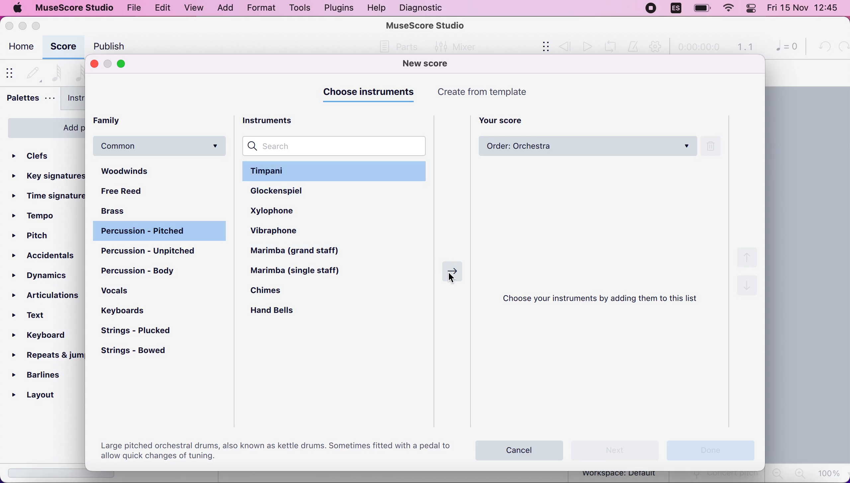 Image resolution: width=850 pixels, height=483 pixels. I want to click on Mixer, so click(453, 46).